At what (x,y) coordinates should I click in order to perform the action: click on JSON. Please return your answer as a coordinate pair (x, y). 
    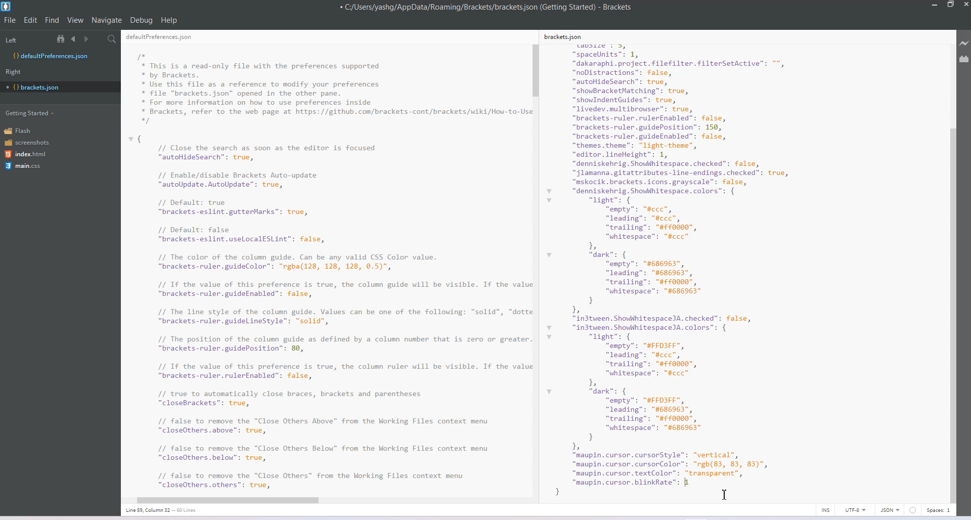
    Looking at the image, I should click on (891, 510).